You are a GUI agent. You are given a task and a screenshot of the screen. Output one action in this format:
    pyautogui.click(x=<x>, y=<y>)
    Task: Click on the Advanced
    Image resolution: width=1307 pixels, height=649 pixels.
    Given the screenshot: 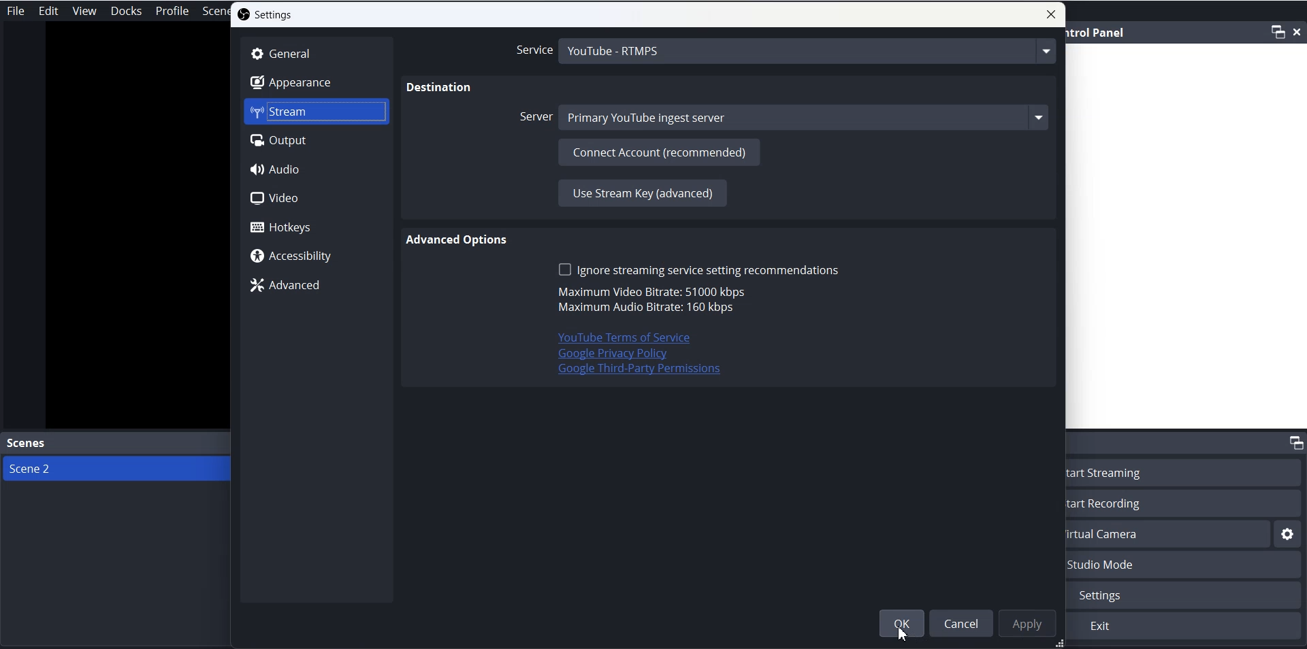 What is the action you would take?
    pyautogui.click(x=314, y=284)
    